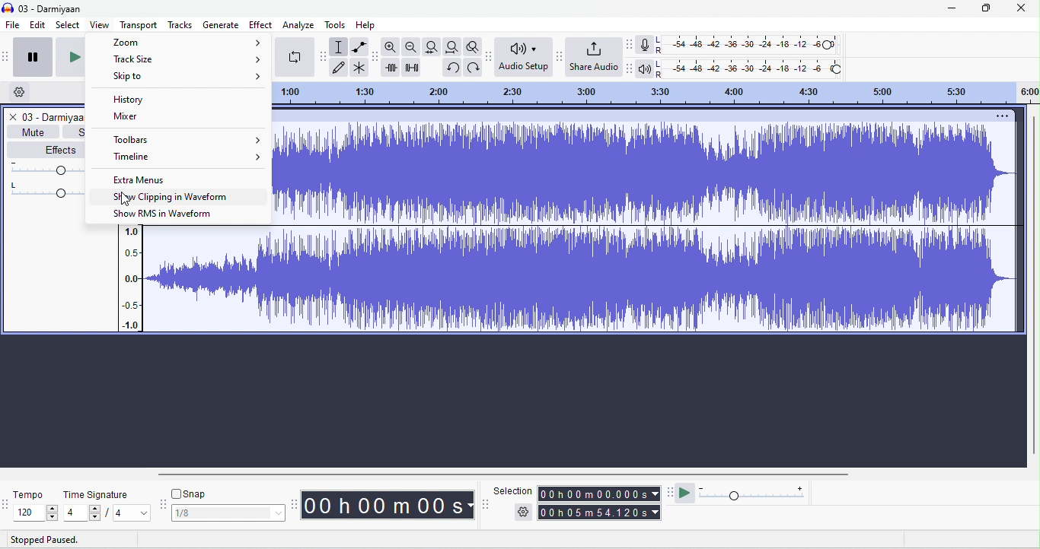  Describe the element at coordinates (600, 513) in the screenshot. I see `total time` at that location.